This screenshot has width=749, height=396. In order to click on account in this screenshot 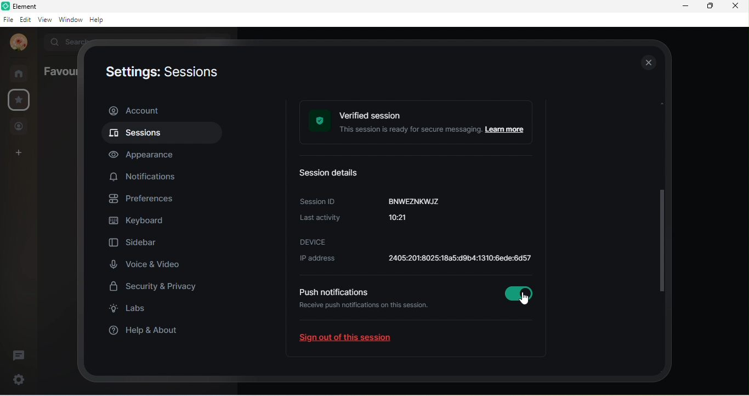, I will do `click(161, 110)`.